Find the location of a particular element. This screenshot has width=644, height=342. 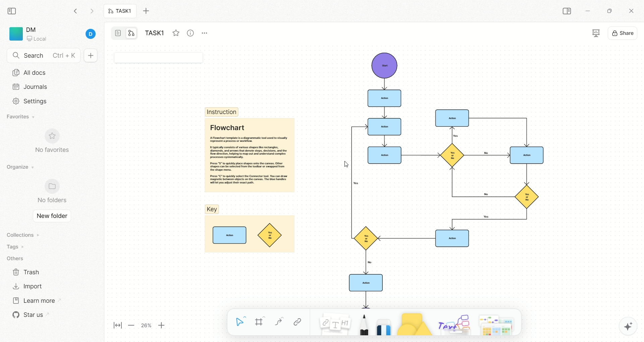

favorites is located at coordinates (175, 32).